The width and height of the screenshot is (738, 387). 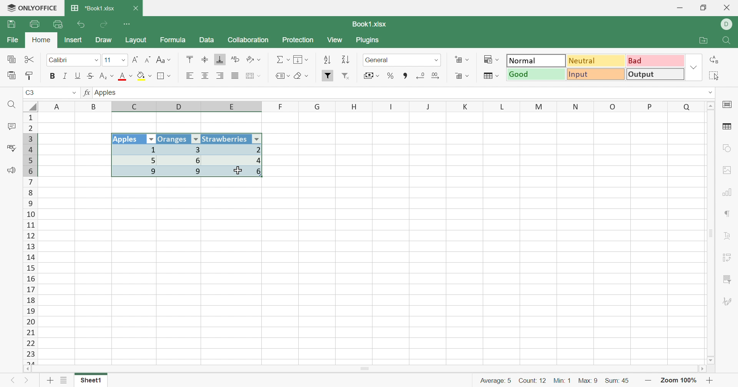 I want to click on Font color, so click(x=126, y=77).